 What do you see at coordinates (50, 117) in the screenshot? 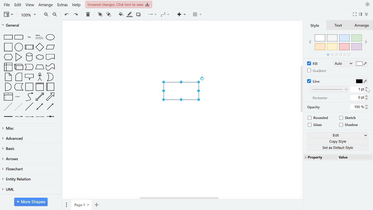
I see `general shapes` at bounding box center [50, 117].